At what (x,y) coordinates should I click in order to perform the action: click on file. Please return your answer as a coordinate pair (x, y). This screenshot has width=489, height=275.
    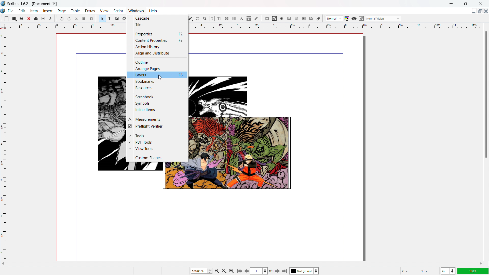
    Looking at the image, I should click on (11, 11).